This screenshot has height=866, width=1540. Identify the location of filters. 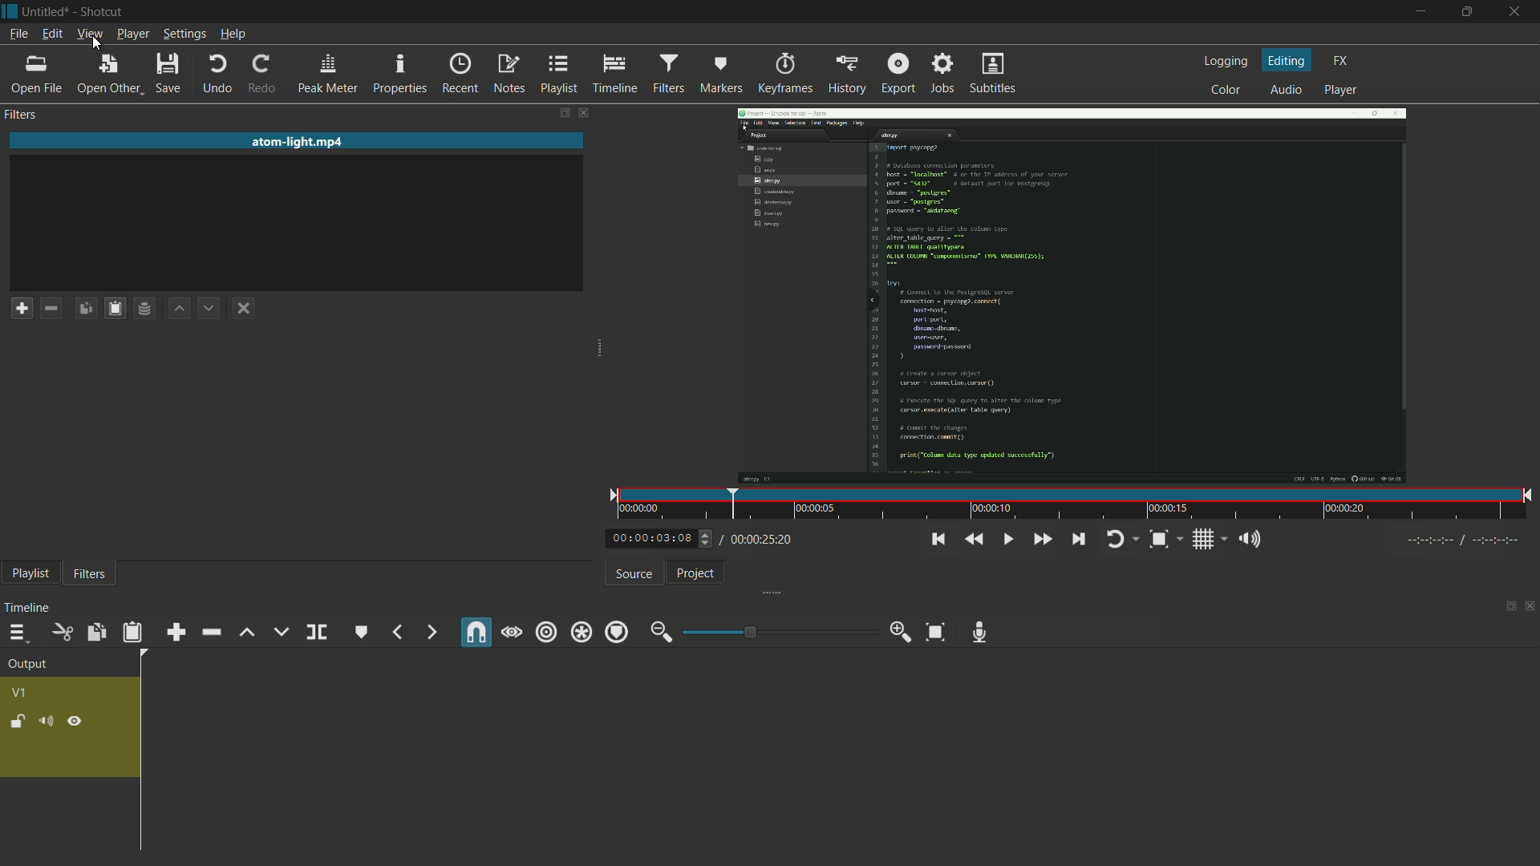
(22, 115).